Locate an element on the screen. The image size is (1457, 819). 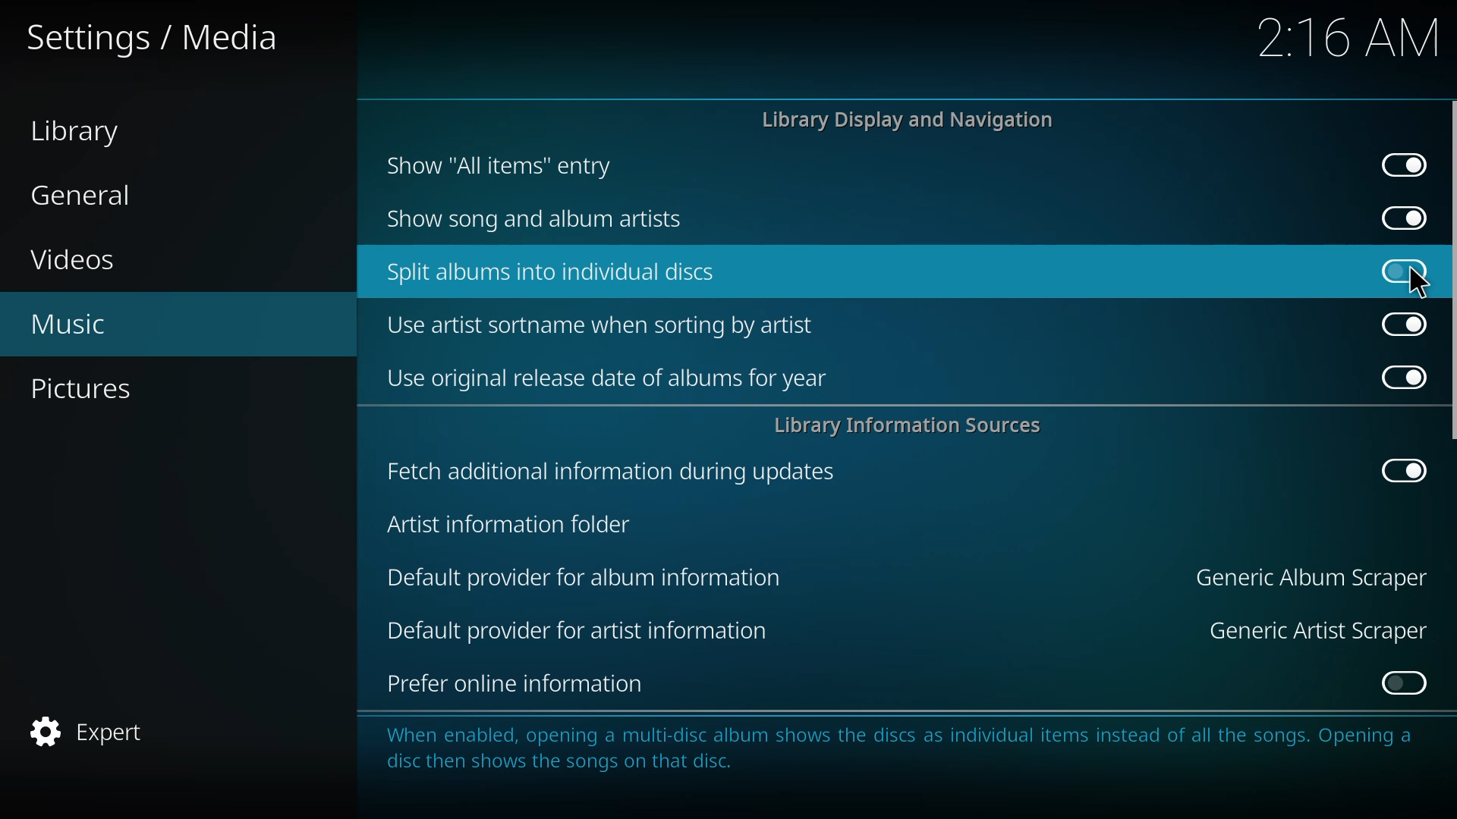
enabled is located at coordinates (1399, 218).